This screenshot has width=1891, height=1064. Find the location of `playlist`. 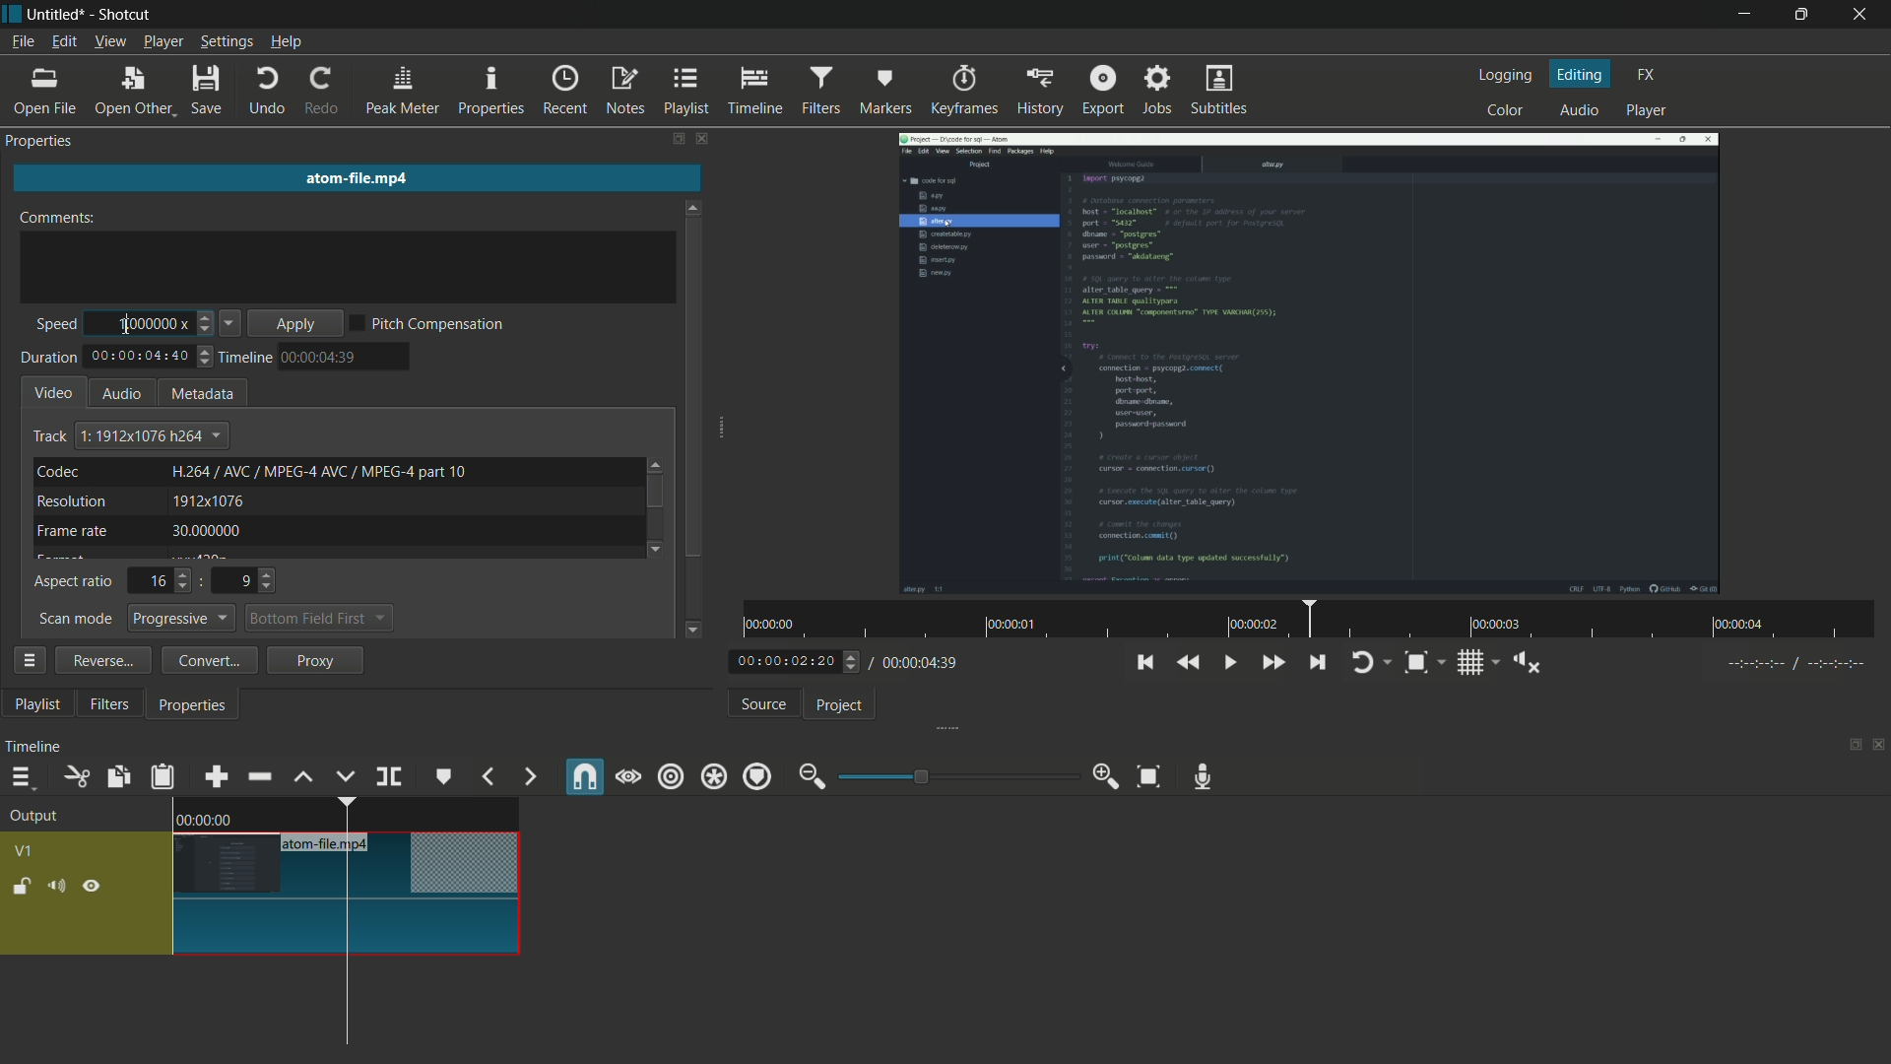

playlist is located at coordinates (685, 92).